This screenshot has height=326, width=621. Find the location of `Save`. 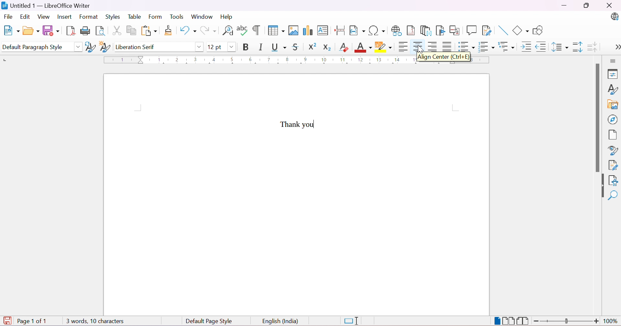

Save is located at coordinates (51, 30).